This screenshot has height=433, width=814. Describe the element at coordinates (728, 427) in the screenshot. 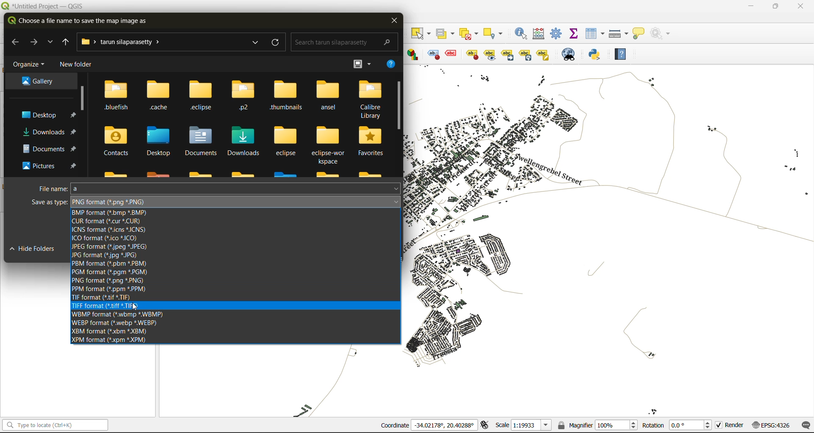

I see `render` at that location.